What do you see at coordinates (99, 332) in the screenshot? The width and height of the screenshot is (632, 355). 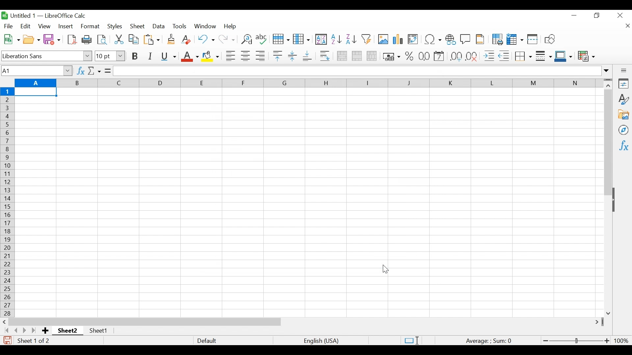 I see `Sheet 1` at bounding box center [99, 332].